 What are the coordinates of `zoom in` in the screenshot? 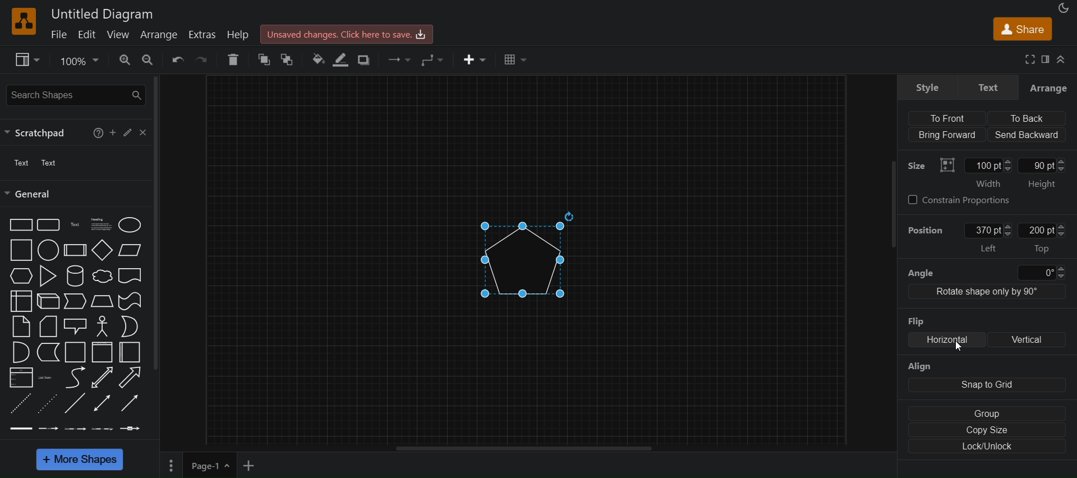 It's located at (147, 61).